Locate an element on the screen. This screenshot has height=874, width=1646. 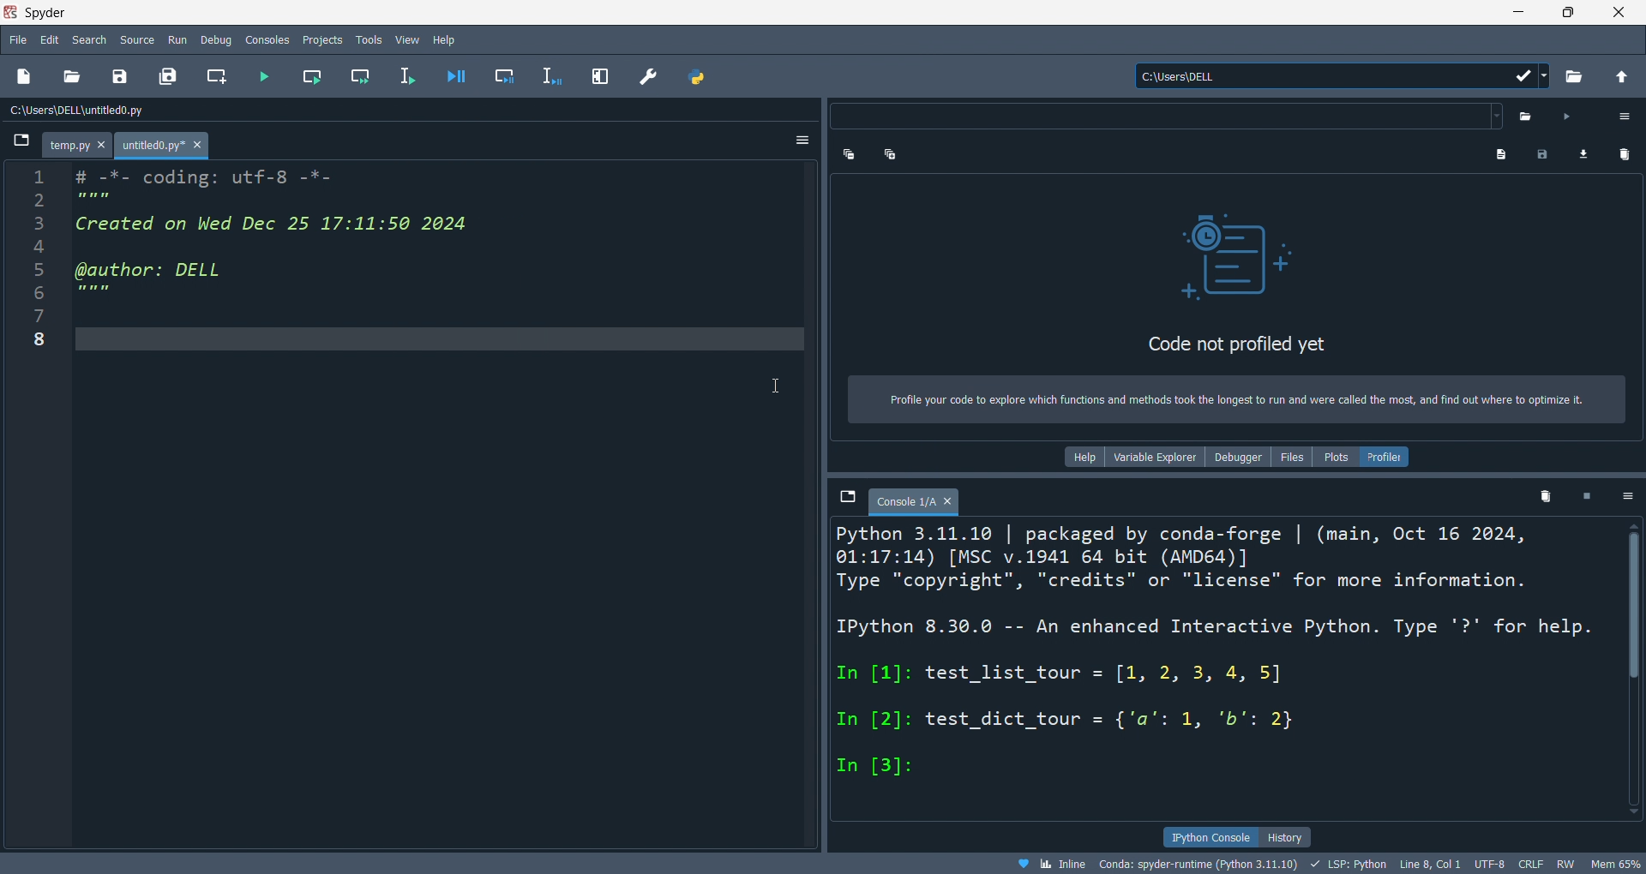
open file is located at coordinates (74, 75).